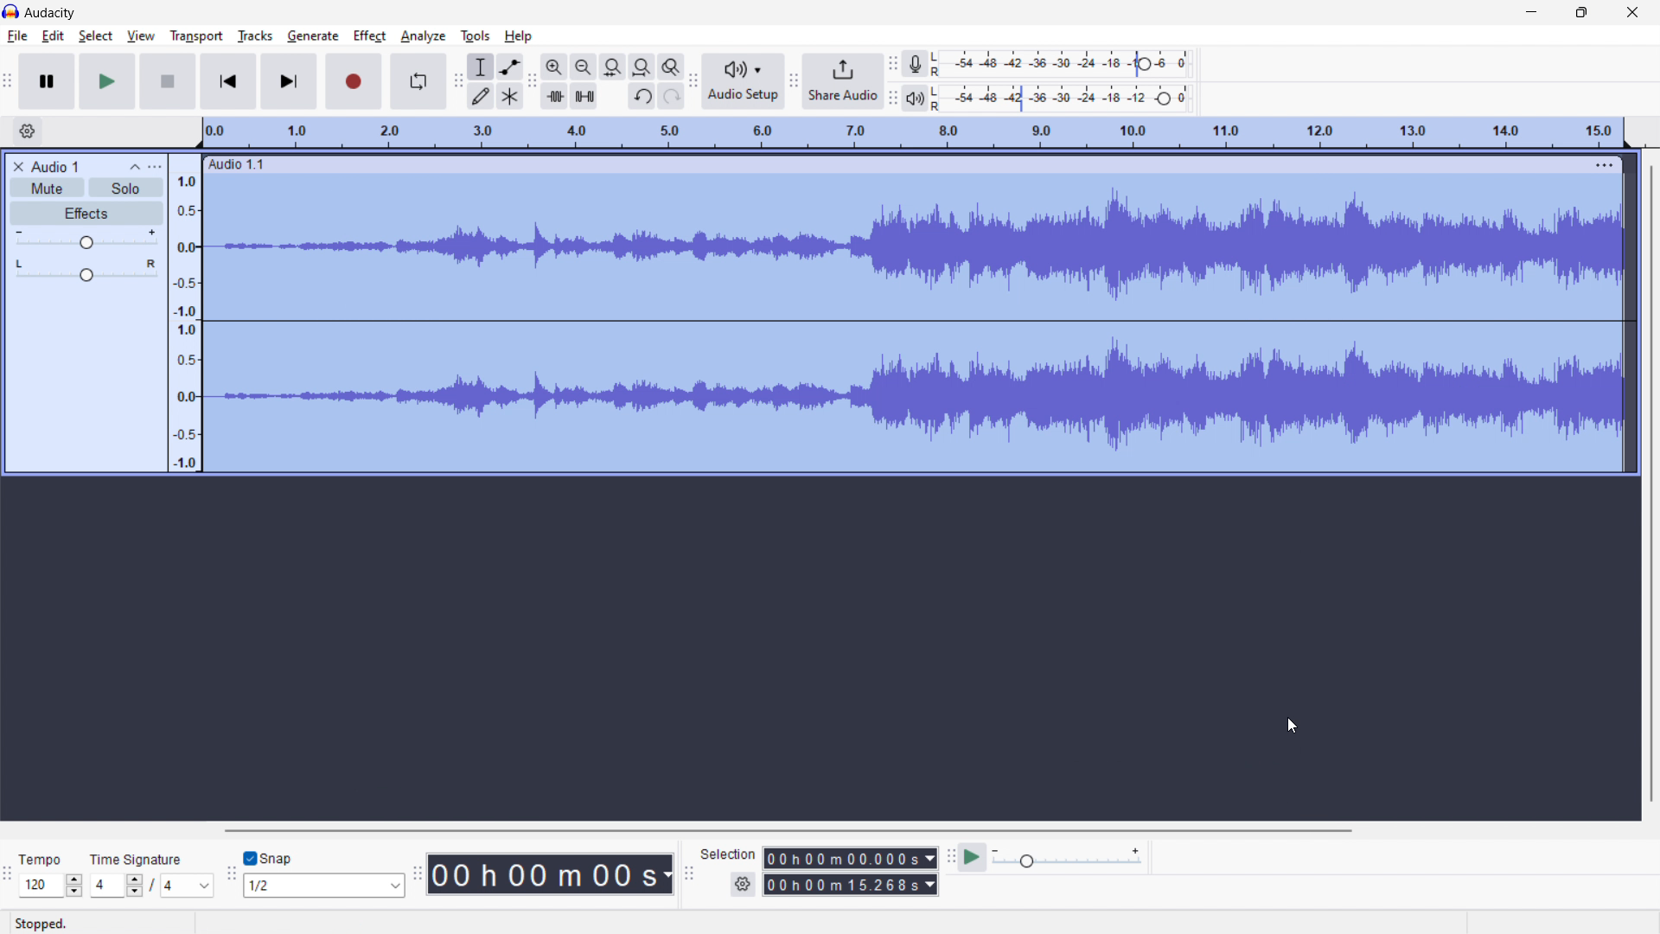 The image size is (1660, 934). Describe the element at coordinates (141, 35) in the screenshot. I see `view` at that location.